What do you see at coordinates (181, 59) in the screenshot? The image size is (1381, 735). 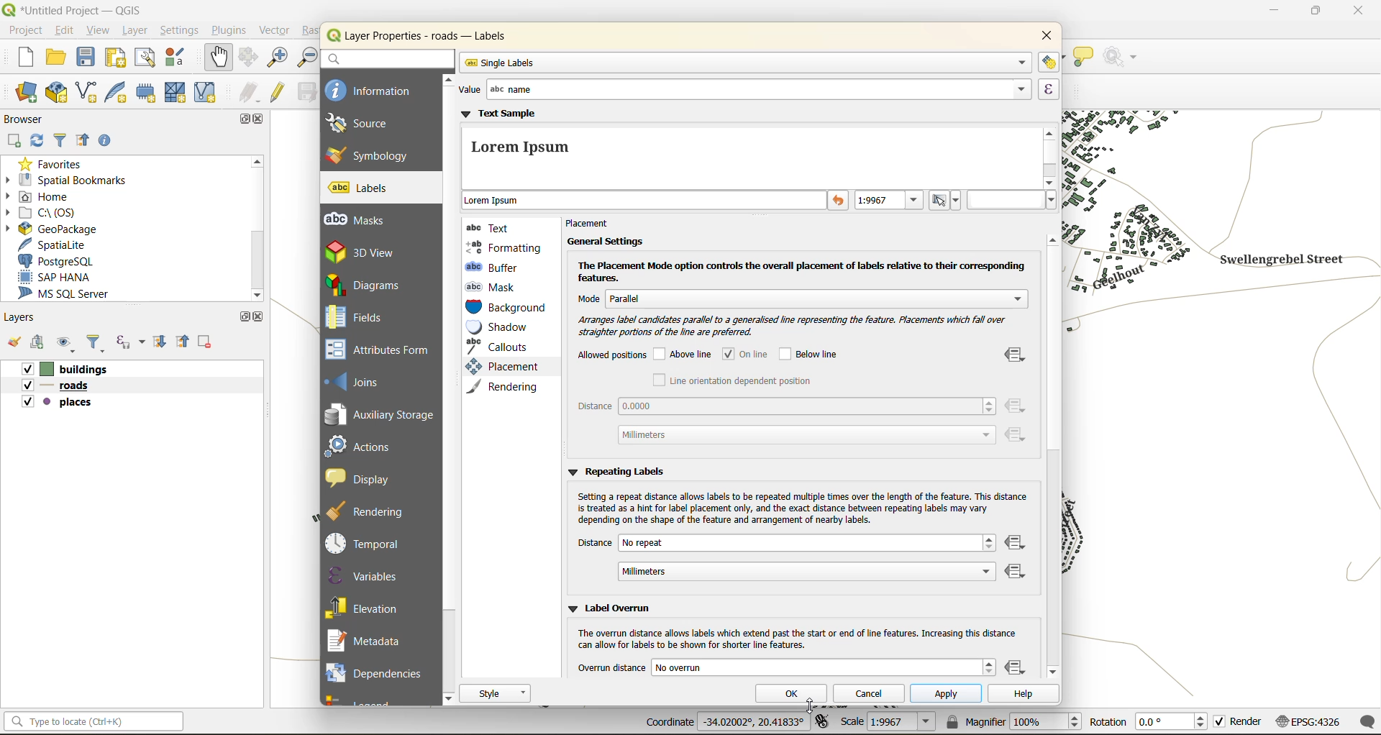 I see `style manager` at bounding box center [181, 59].